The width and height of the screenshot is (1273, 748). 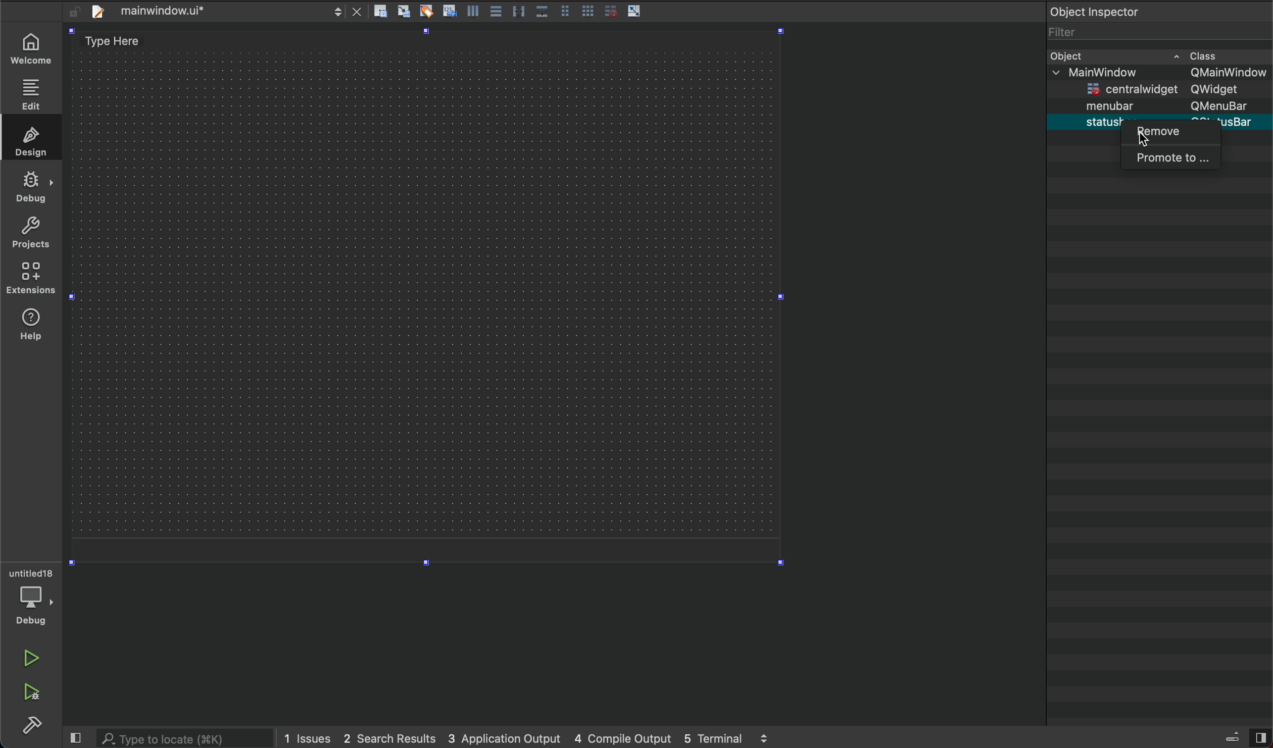 What do you see at coordinates (32, 607) in the screenshot?
I see `debug` at bounding box center [32, 607].